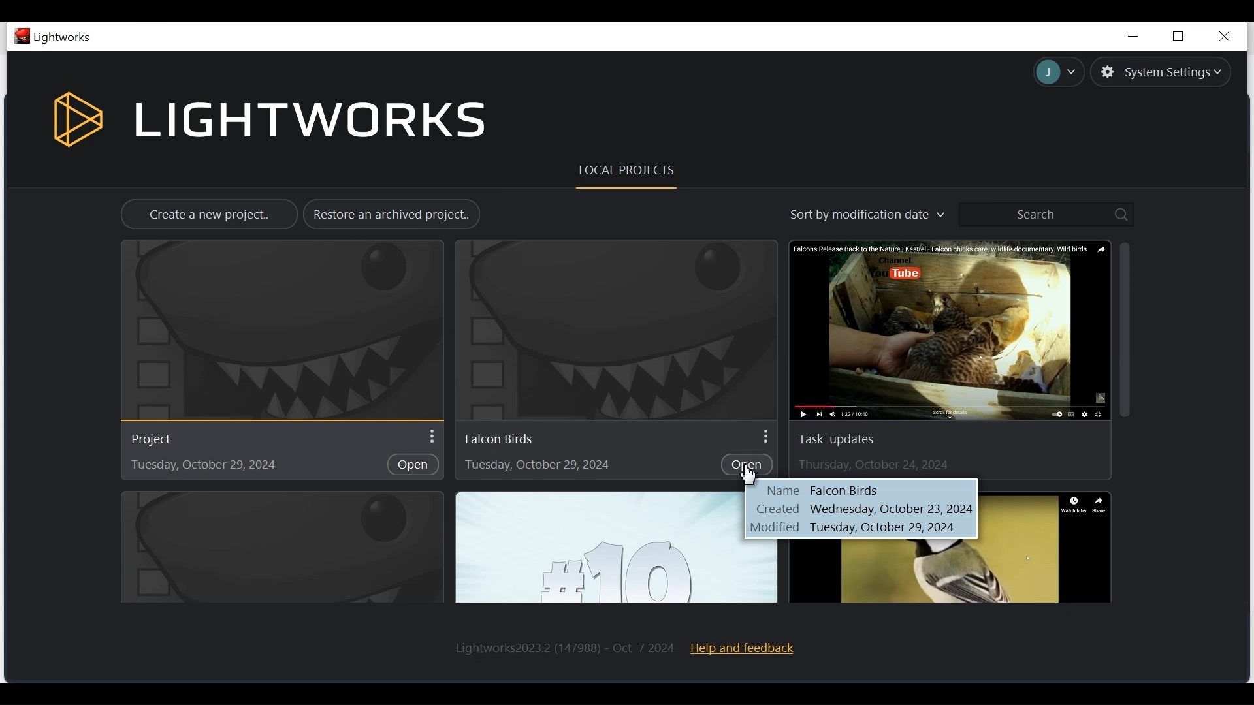  What do you see at coordinates (413, 466) in the screenshot?
I see `Open` at bounding box center [413, 466].